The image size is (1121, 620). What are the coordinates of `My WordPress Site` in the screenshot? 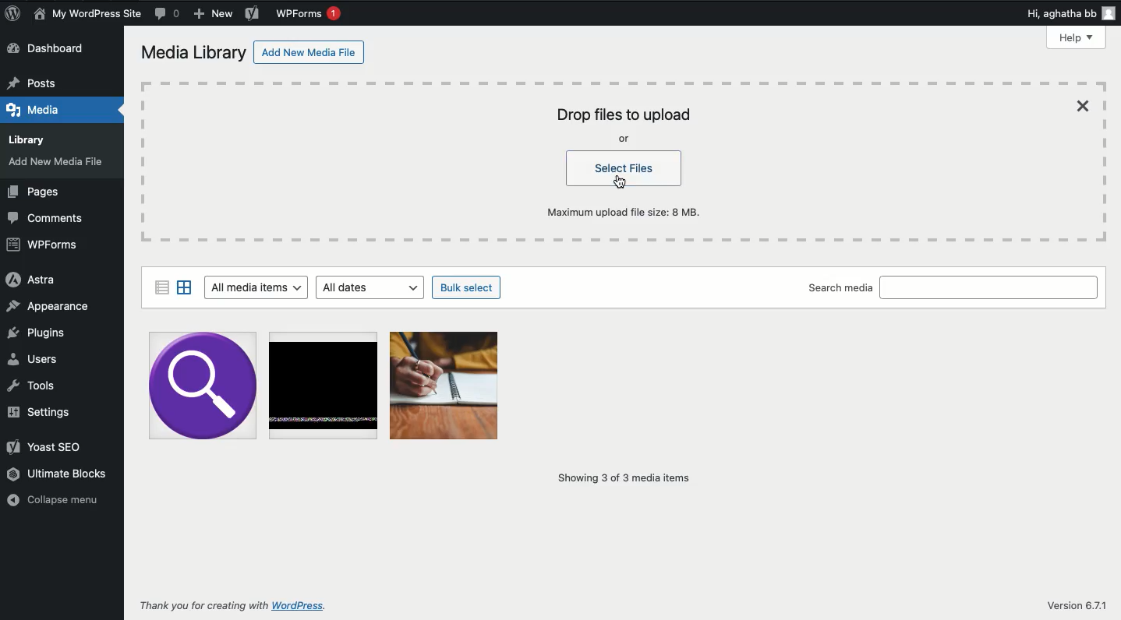 It's located at (87, 15).